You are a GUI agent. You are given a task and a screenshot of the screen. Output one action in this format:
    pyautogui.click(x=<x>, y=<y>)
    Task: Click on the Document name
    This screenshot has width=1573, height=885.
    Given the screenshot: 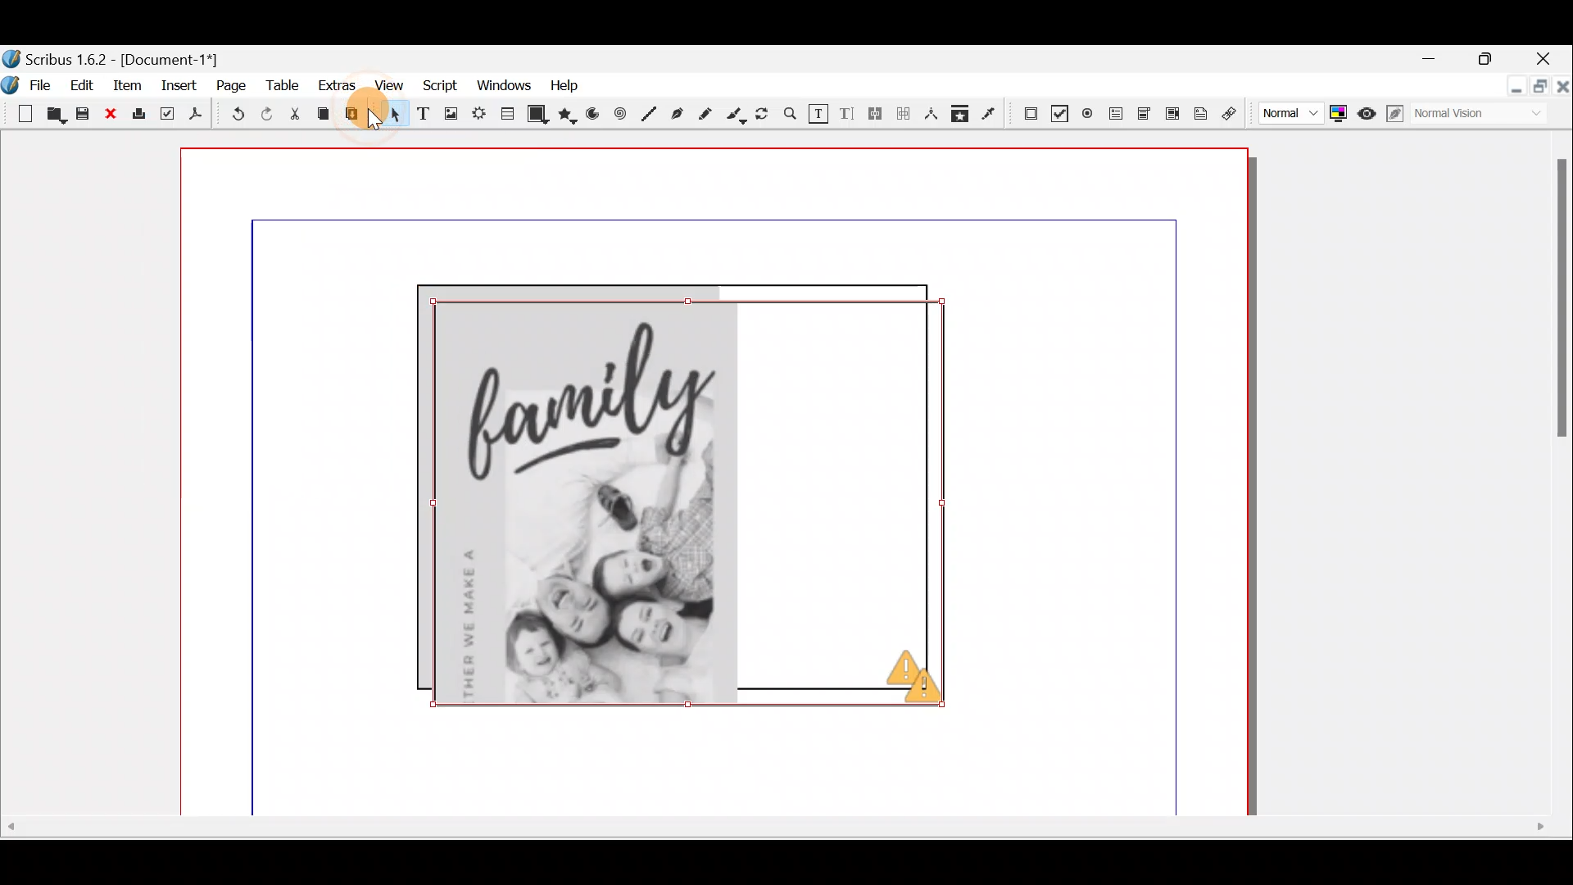 What is the action you would take?
    pyautogui.click(x=127, y=56)
    